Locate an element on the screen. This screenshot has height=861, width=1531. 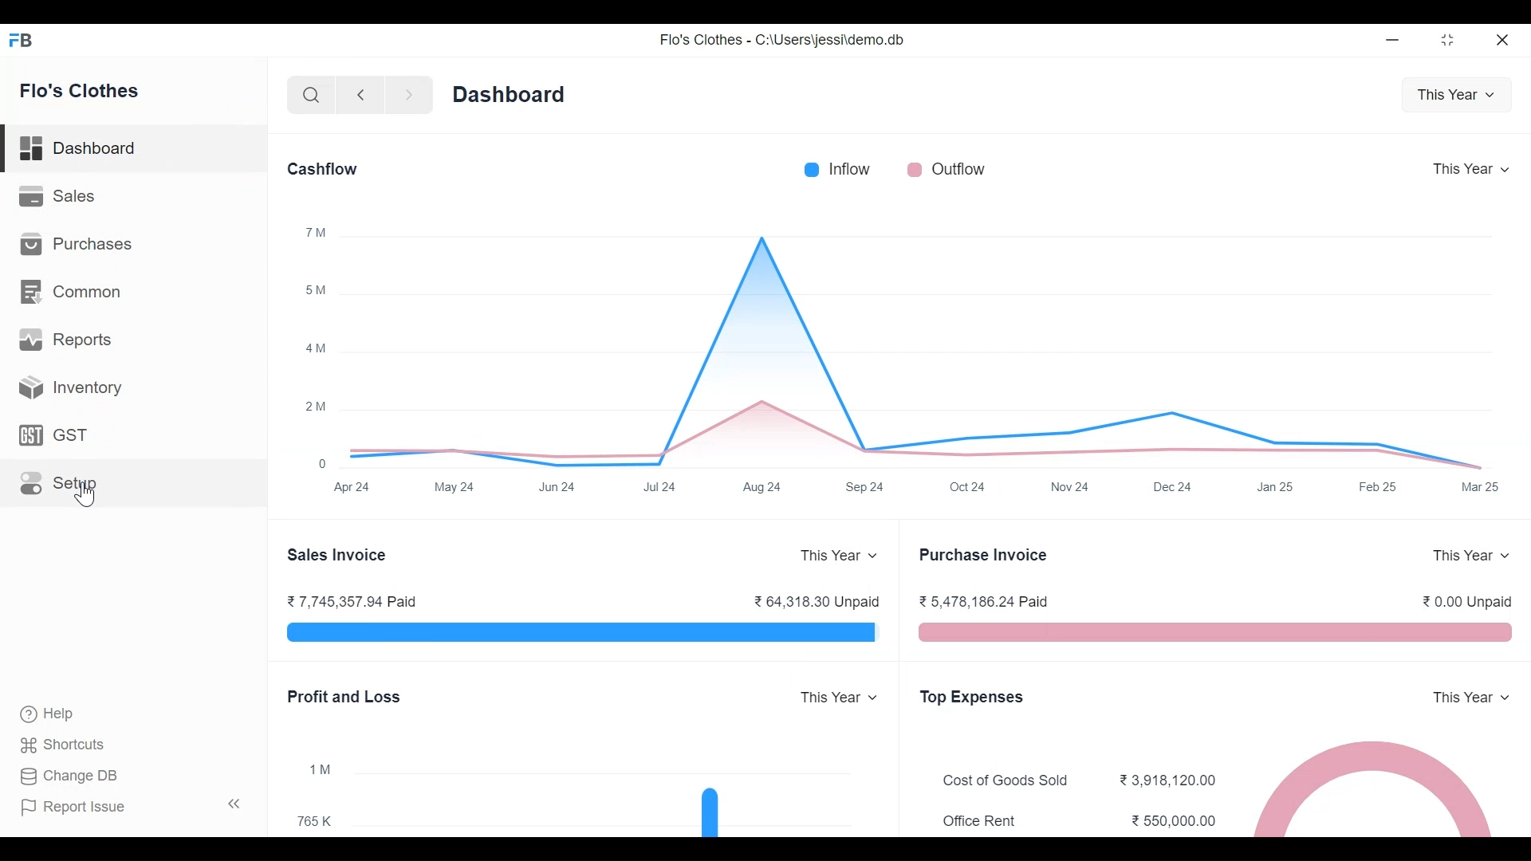
Outflow is located at coordinates (952, 173).